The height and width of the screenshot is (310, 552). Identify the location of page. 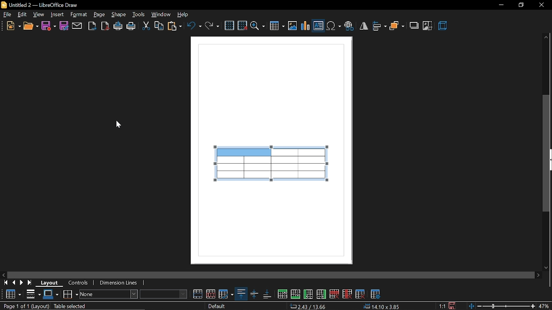
(99, 13).